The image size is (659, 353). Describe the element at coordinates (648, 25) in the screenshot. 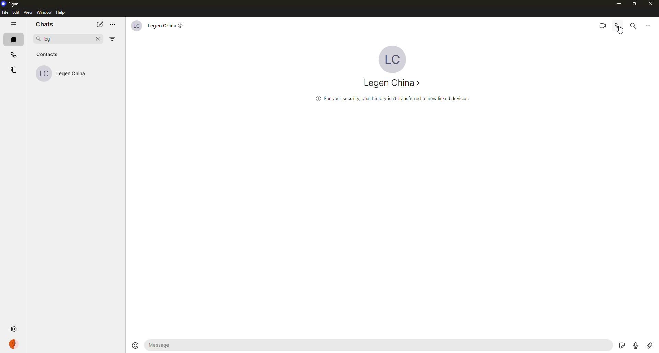

I see `more` at that location.